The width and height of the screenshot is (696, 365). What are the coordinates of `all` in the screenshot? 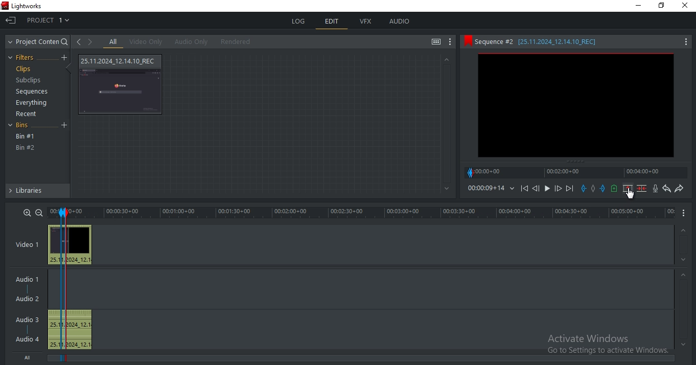 It's located at (113, 42).